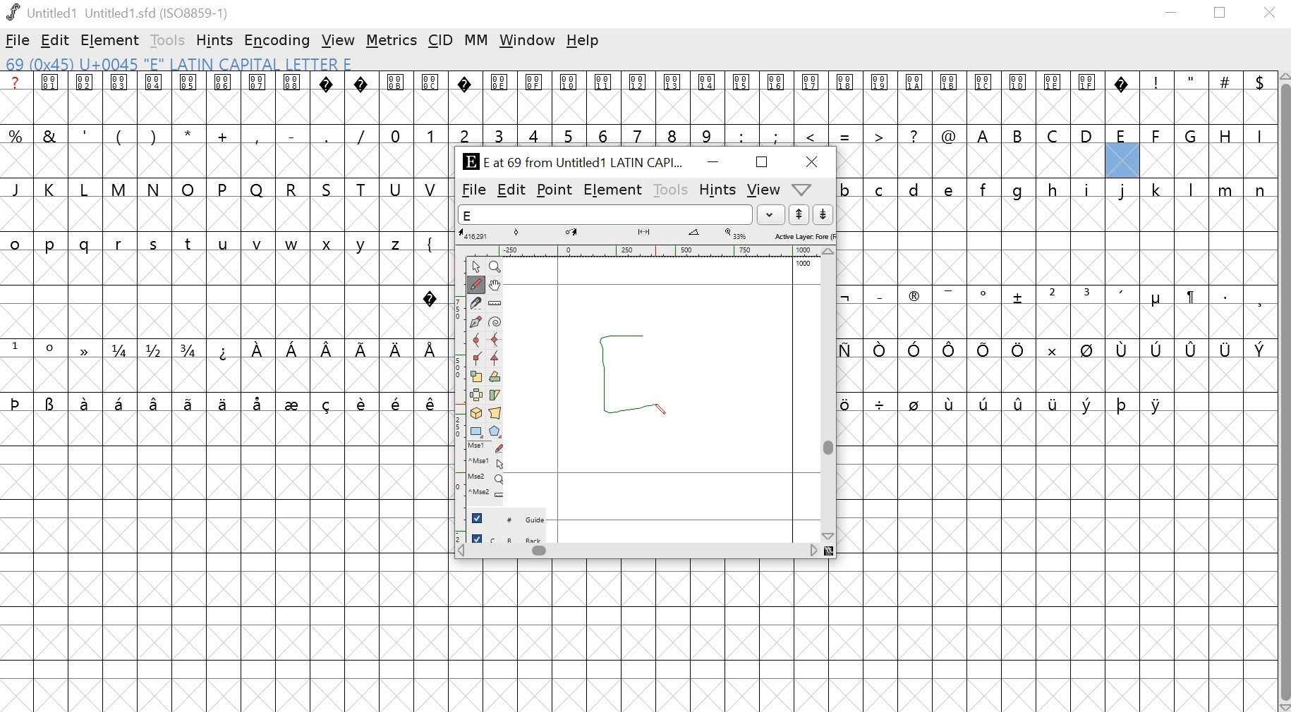  What do you see at coordinates (1058, 322) in the screenshot?
I see `empty cells` at bounding box center [1058, 322].